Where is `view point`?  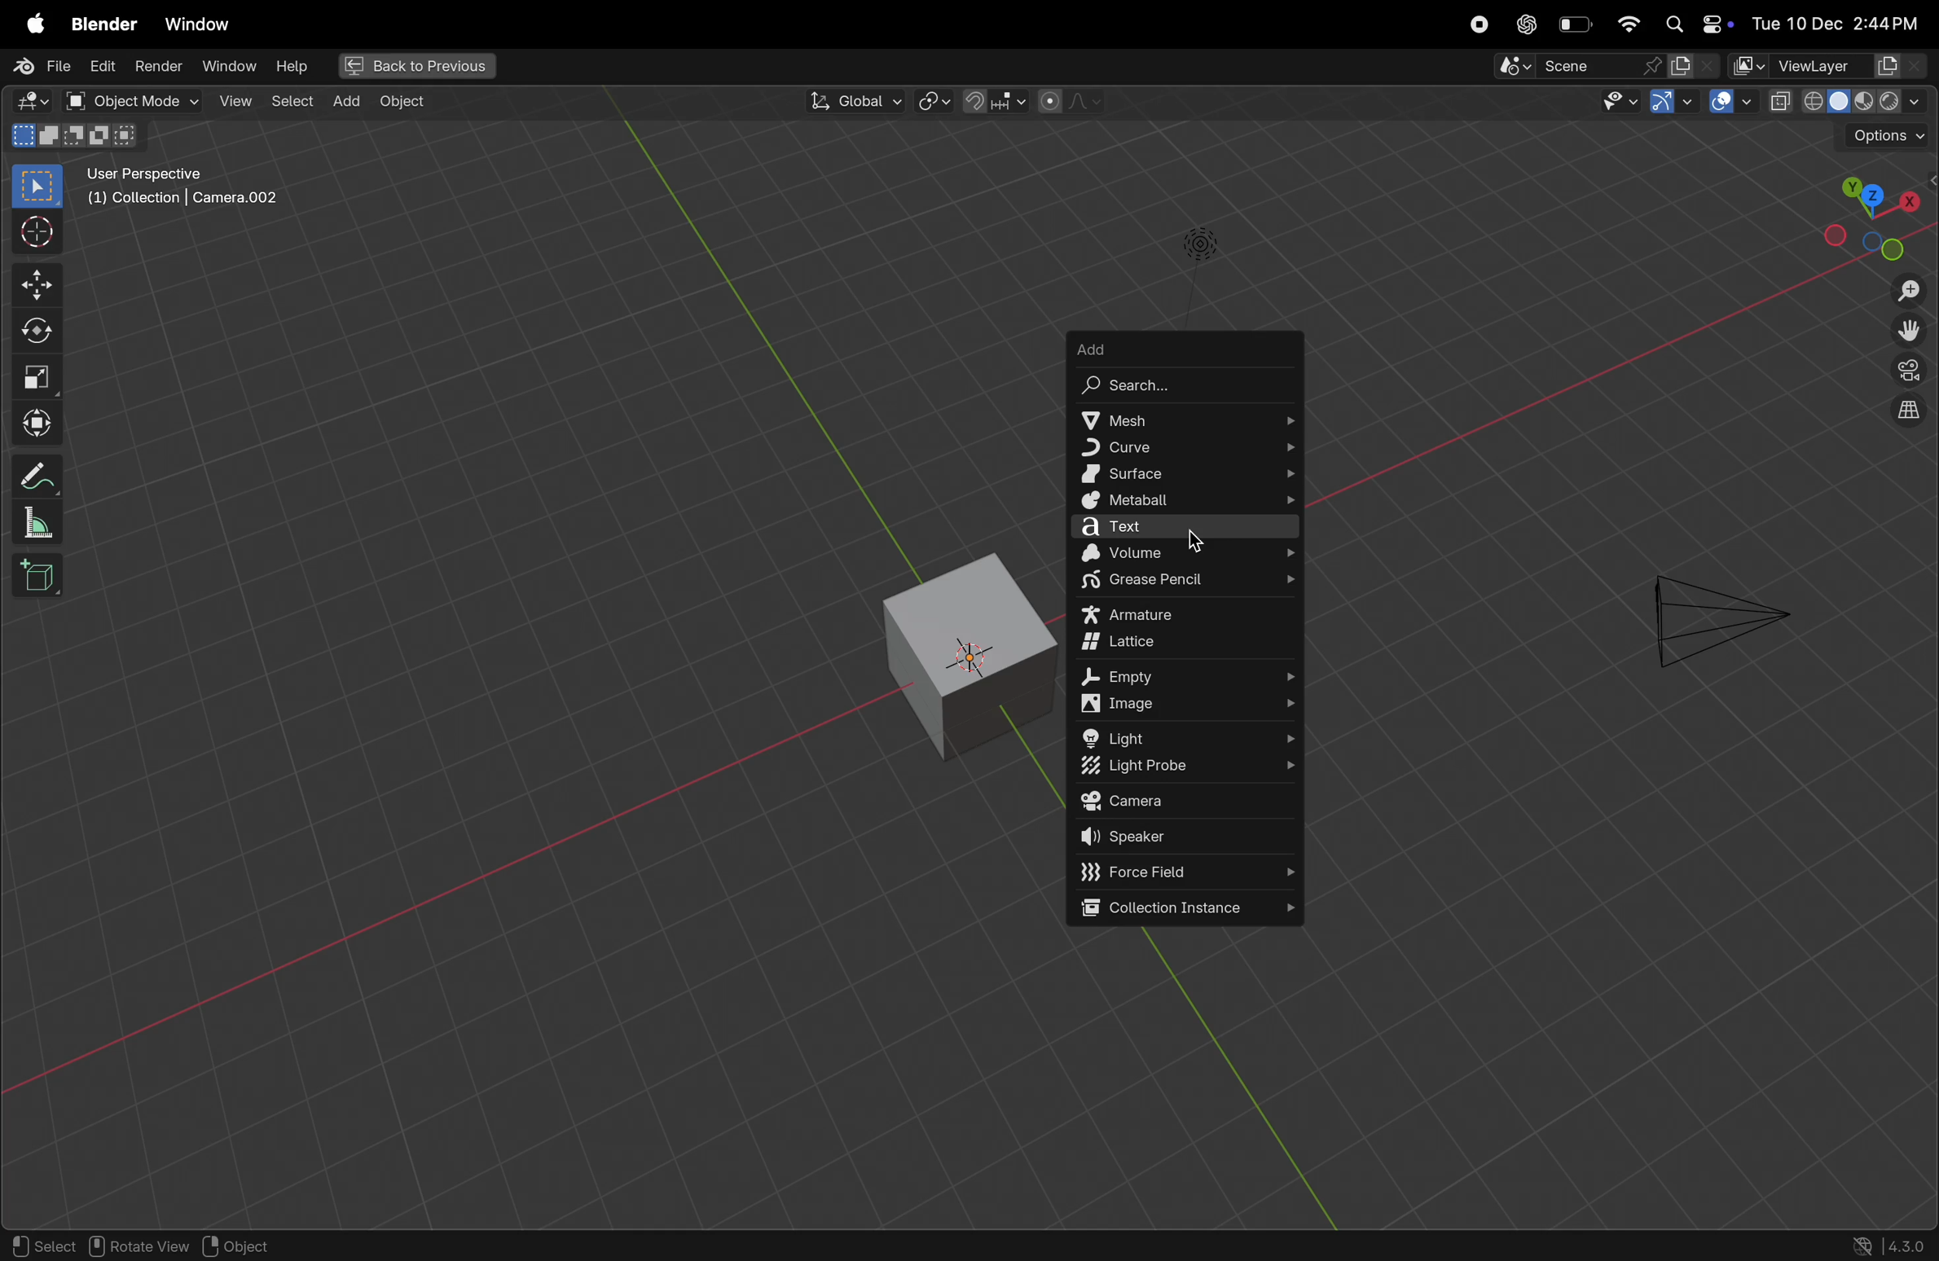
view point is located at coordinates (1876, 213).